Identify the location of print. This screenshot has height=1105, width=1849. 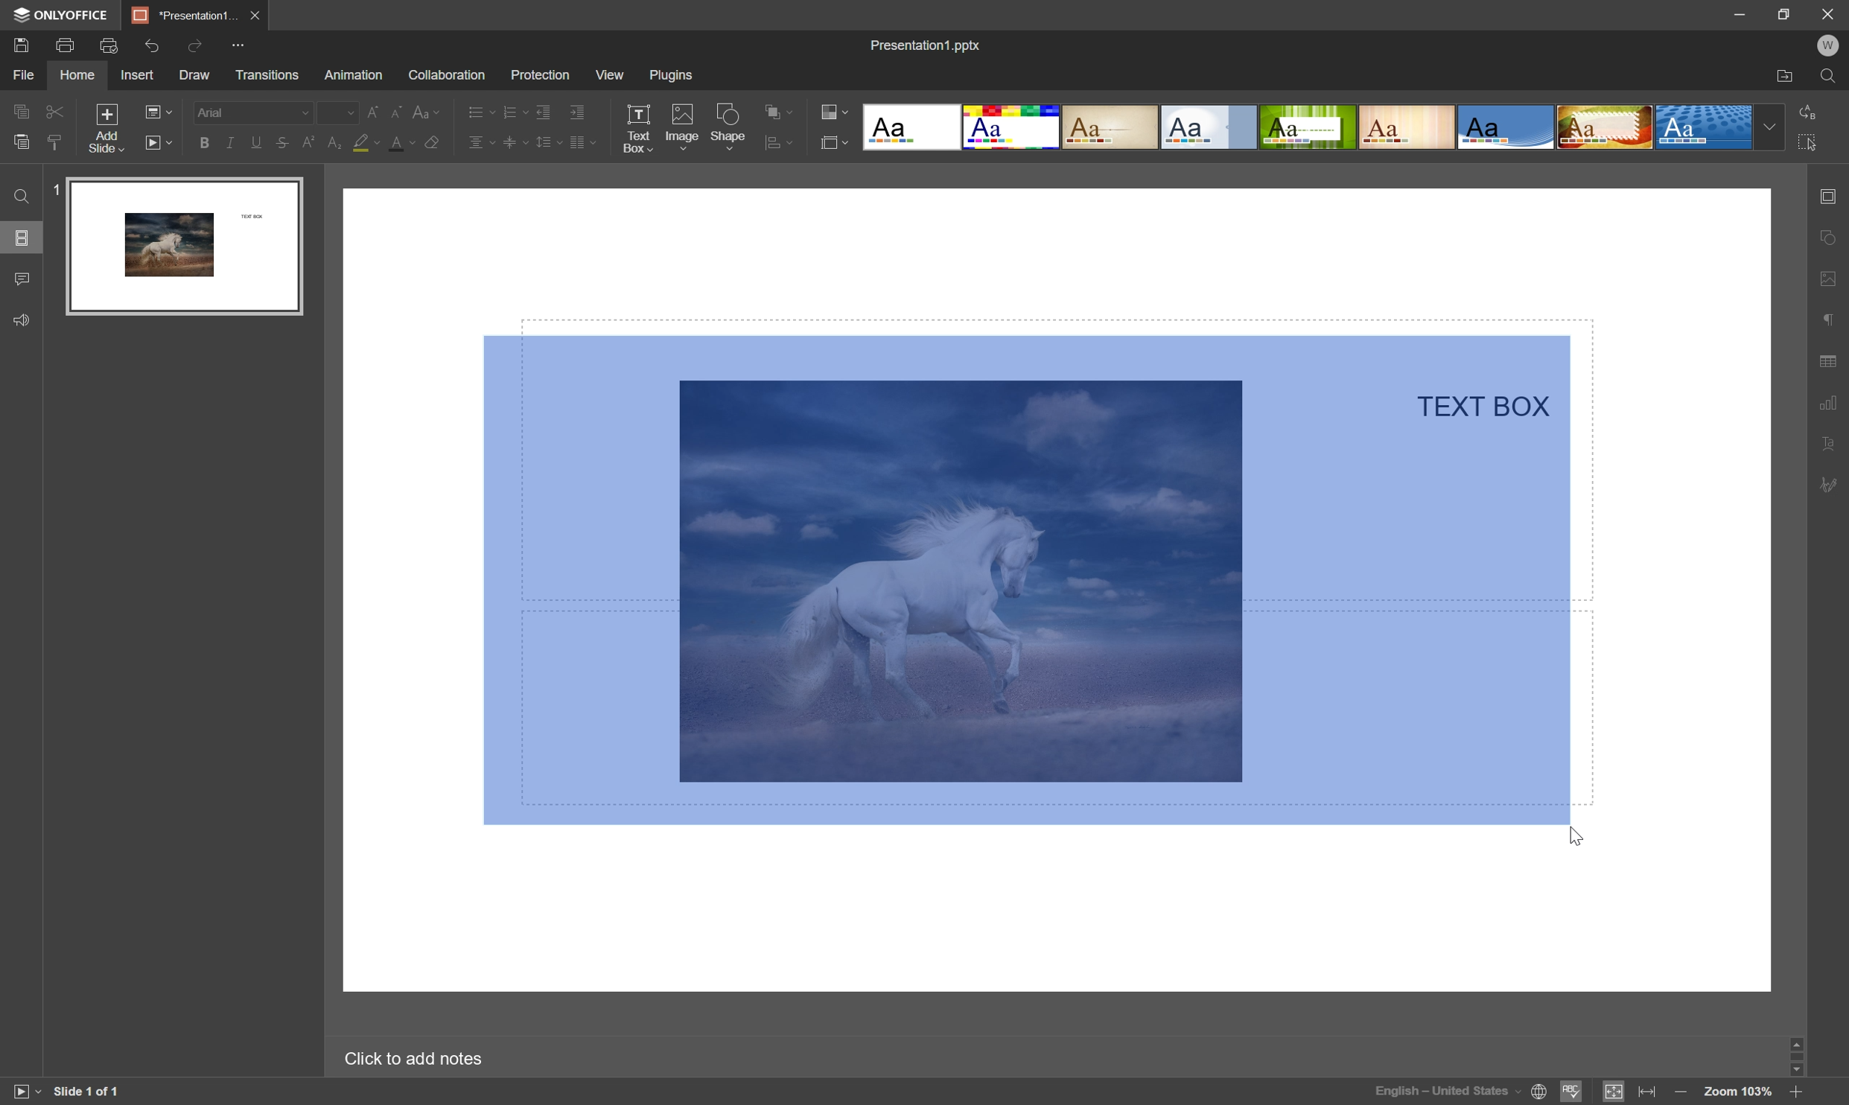
(66, 44).